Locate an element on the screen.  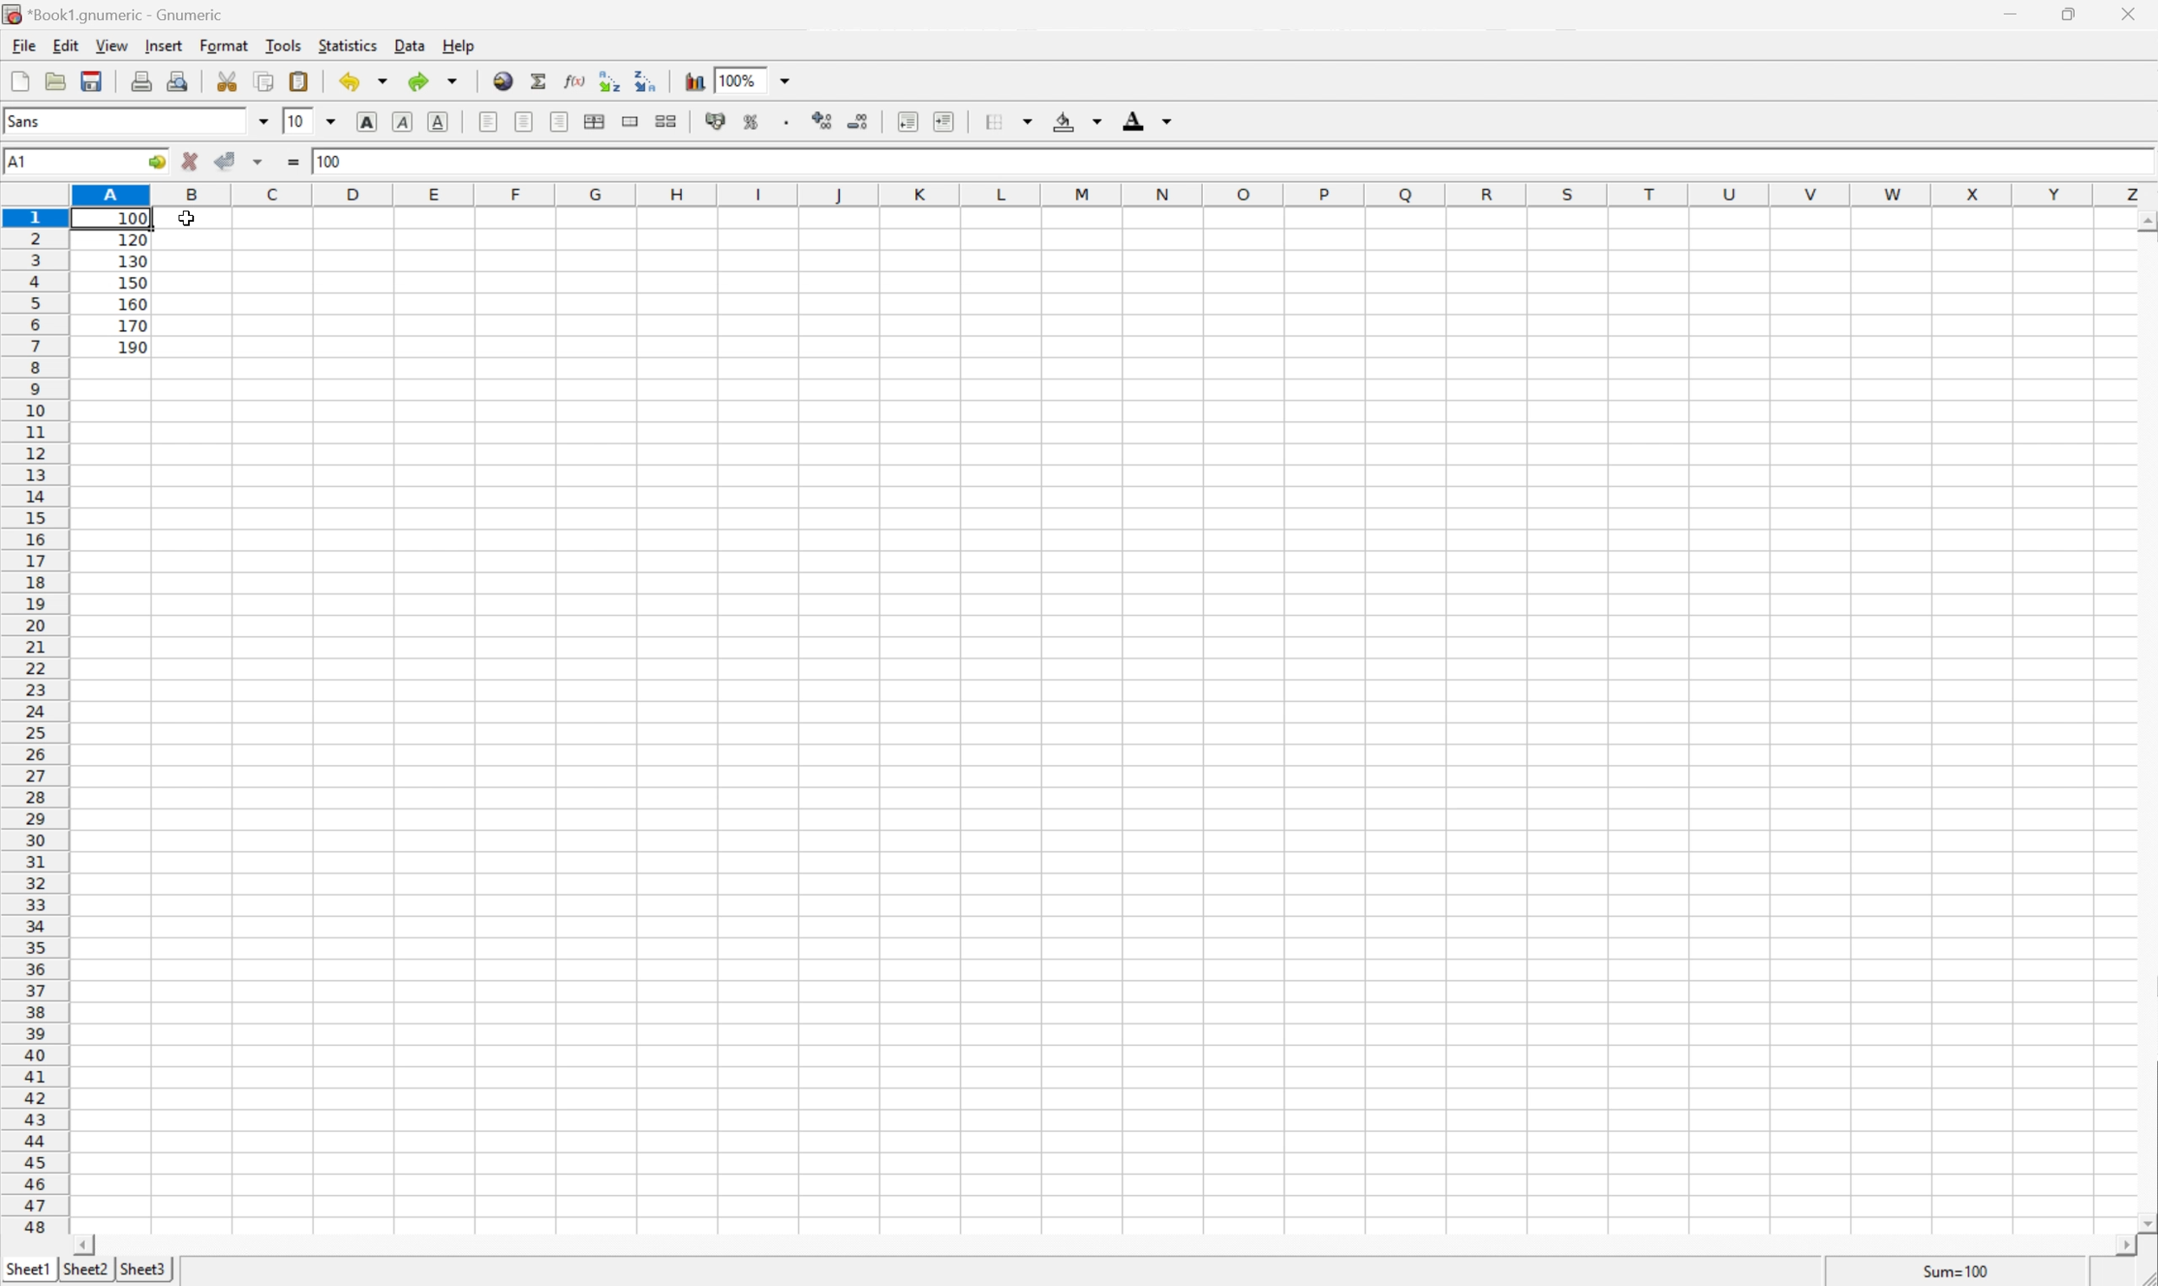
Bold is located at coordinates (368, 125).